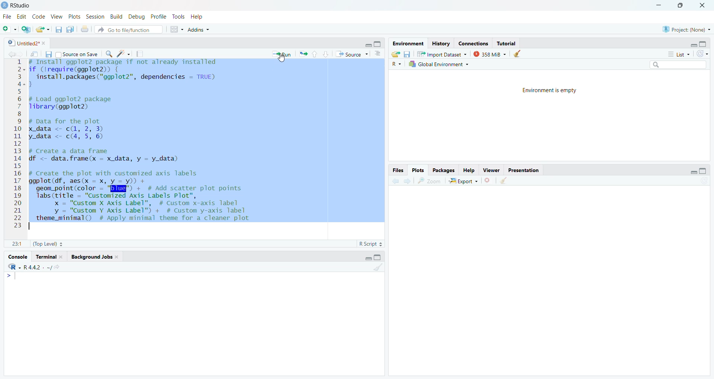  I want to click on save, so click(57, 30).